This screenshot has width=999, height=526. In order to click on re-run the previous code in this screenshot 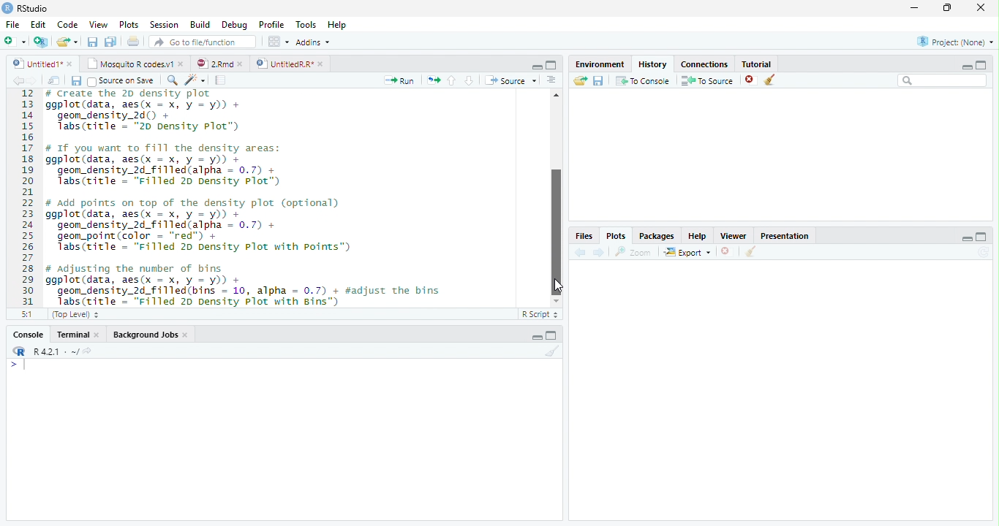, I will do `click(433, 80)`.